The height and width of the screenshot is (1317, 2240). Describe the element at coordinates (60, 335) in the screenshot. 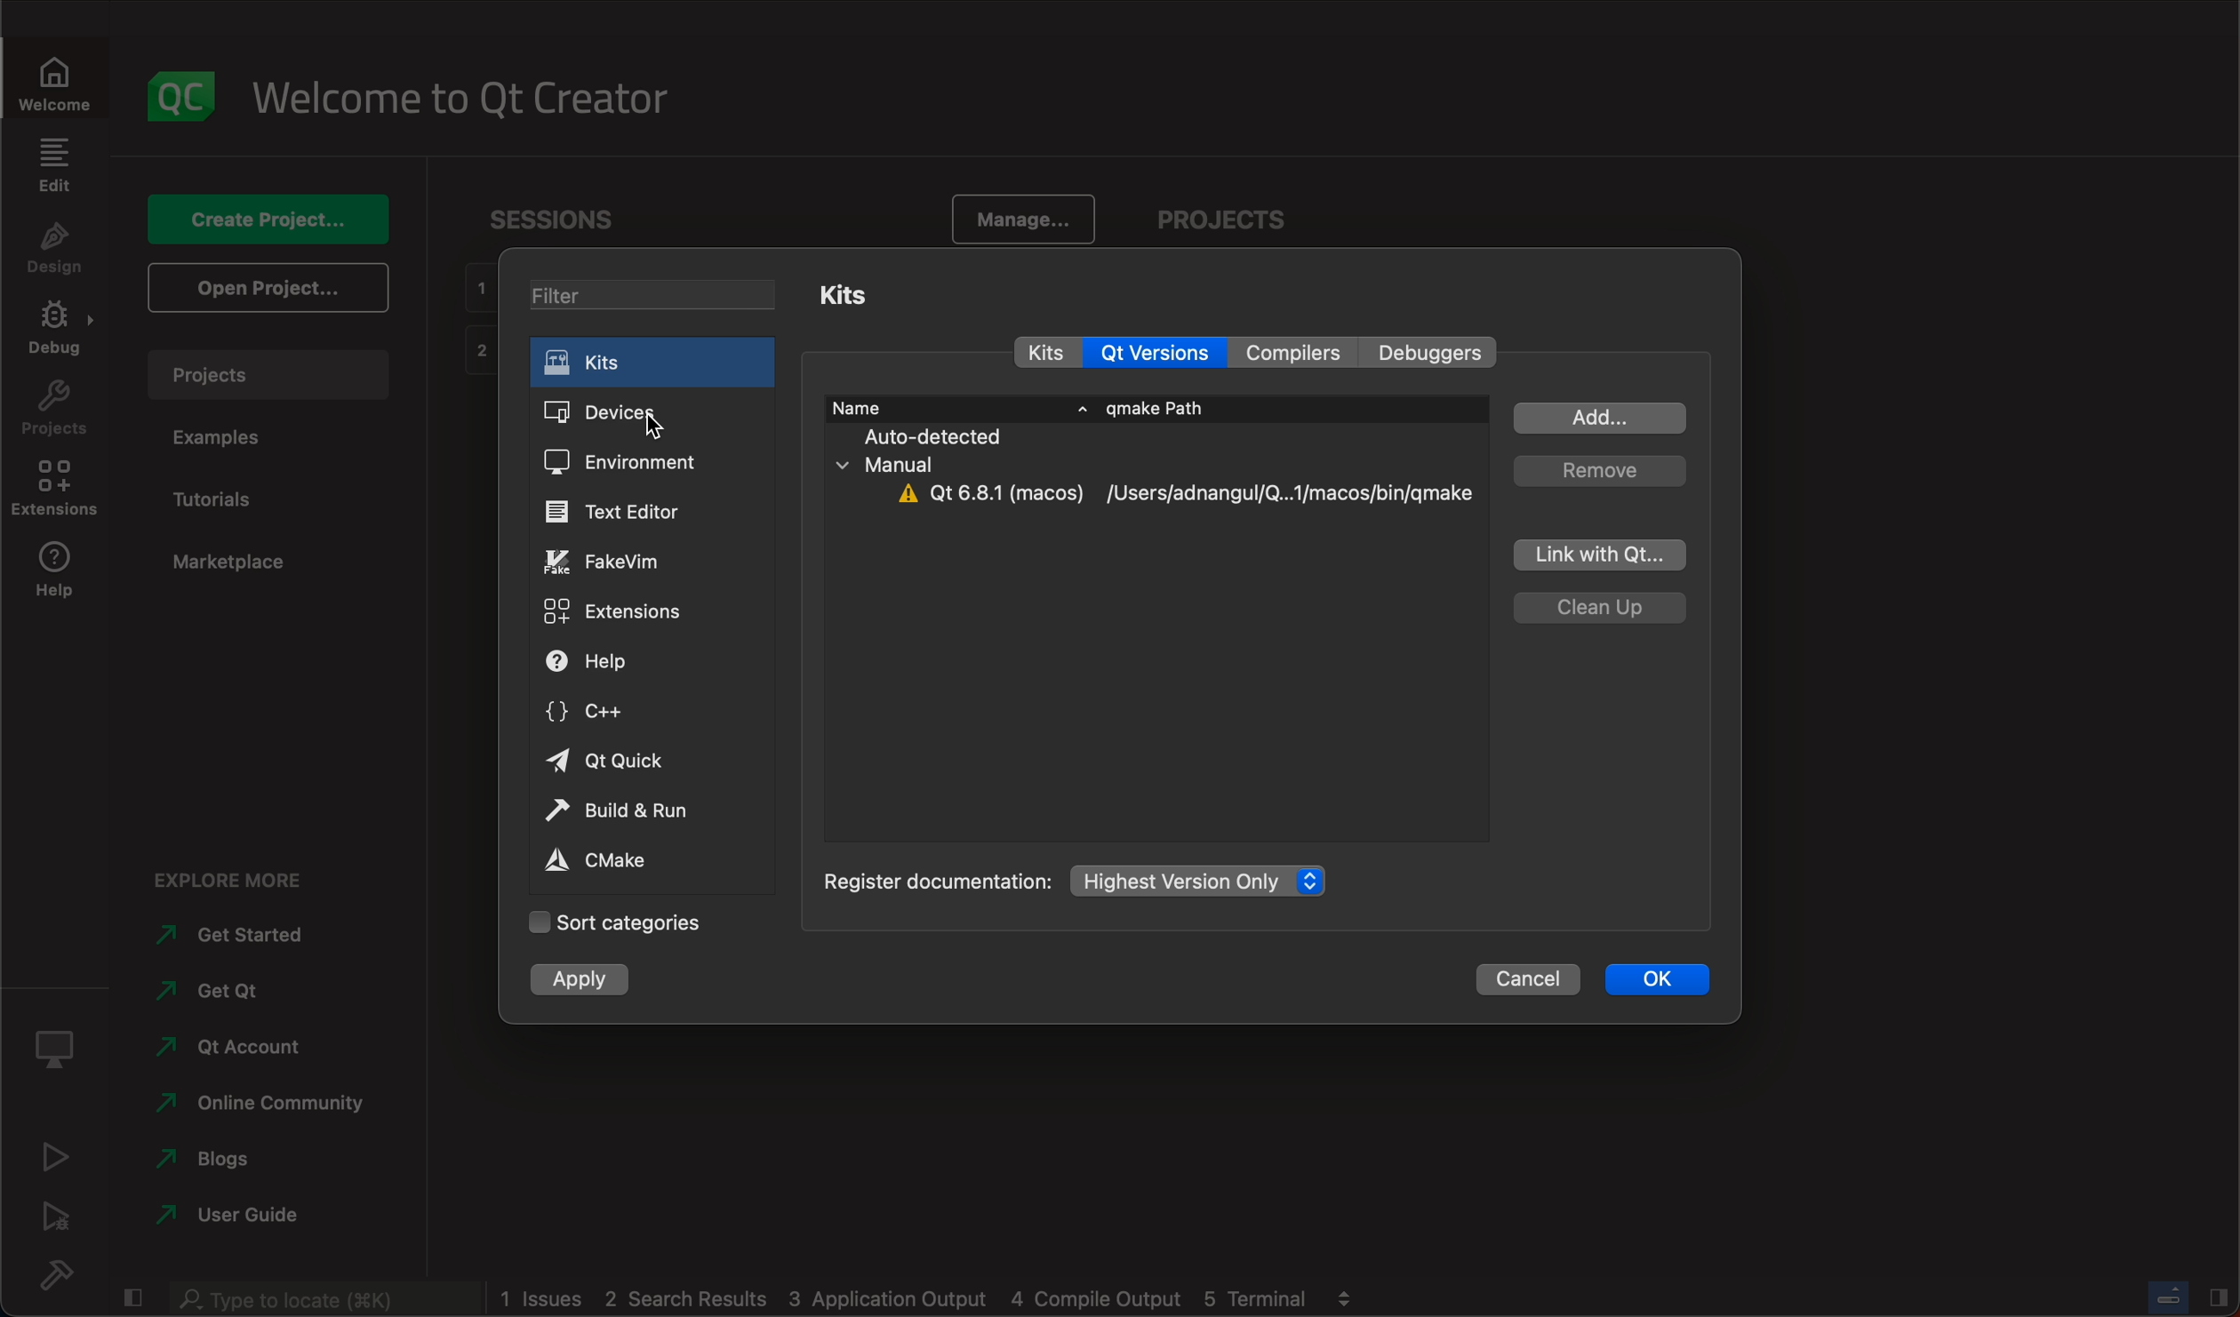

I see `debug` at that location.